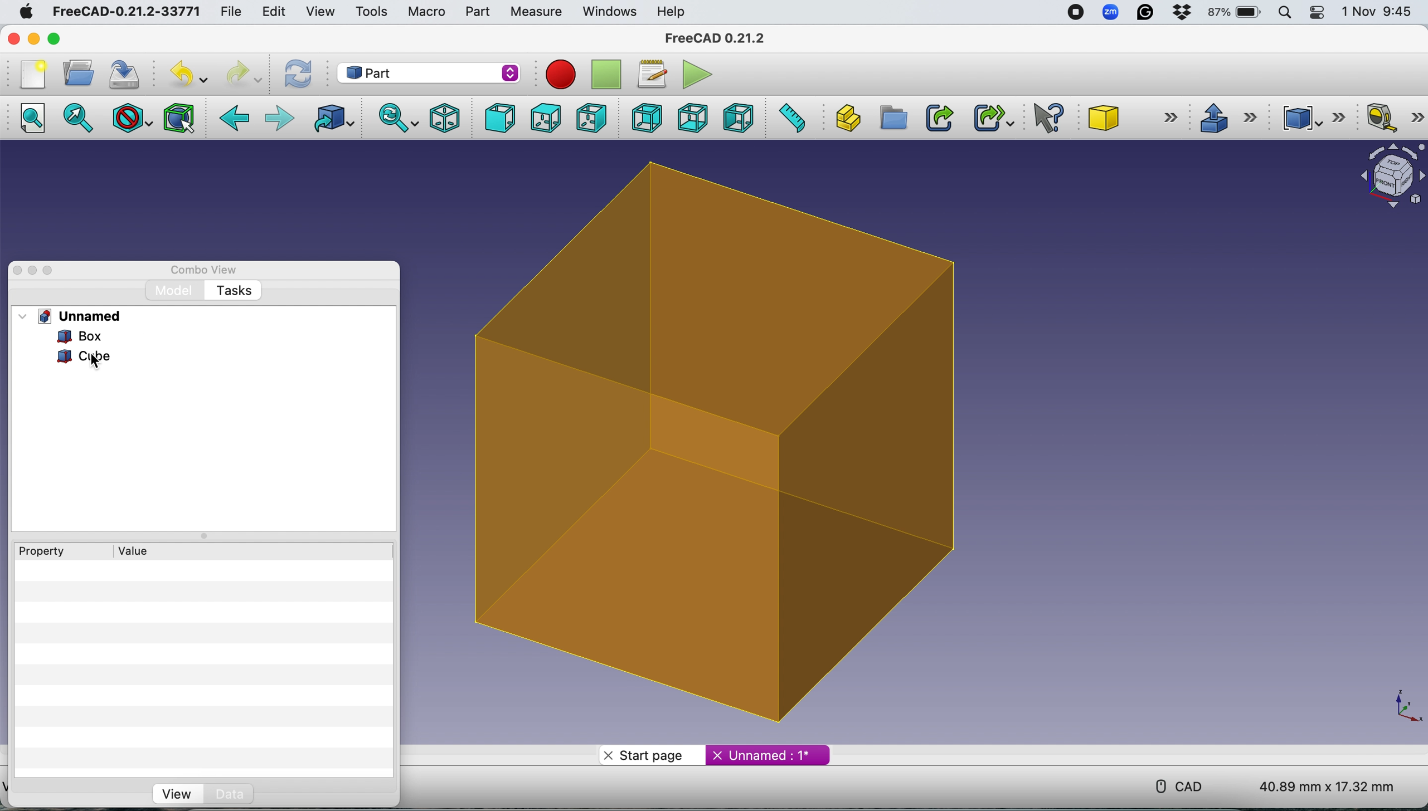 The height and width of the screenshot is (811, 1428). Describe the element at coordinates (228, 12) in the screenshot. I see `File` at that location.